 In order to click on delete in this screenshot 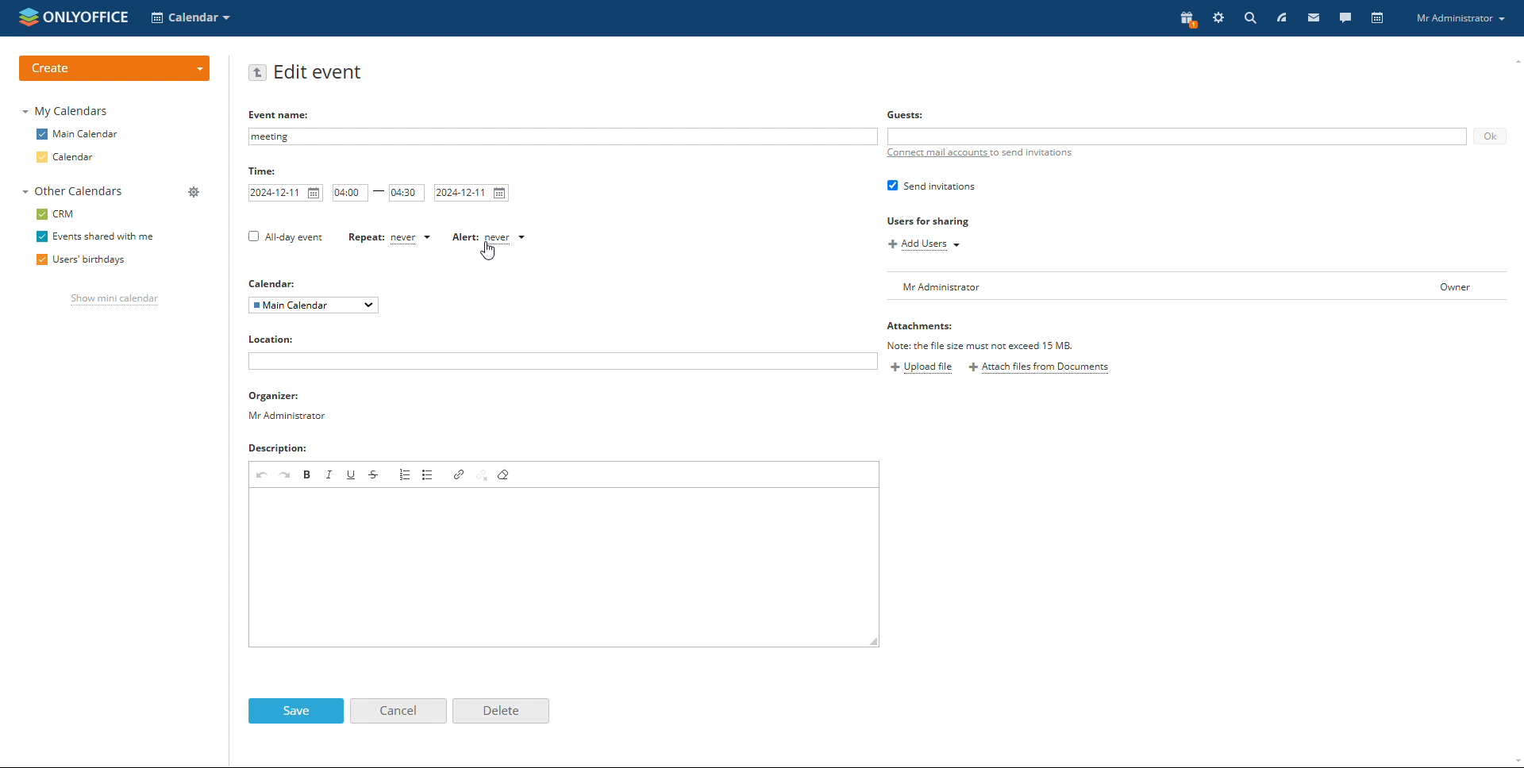, I will do `click(501, 711)`.